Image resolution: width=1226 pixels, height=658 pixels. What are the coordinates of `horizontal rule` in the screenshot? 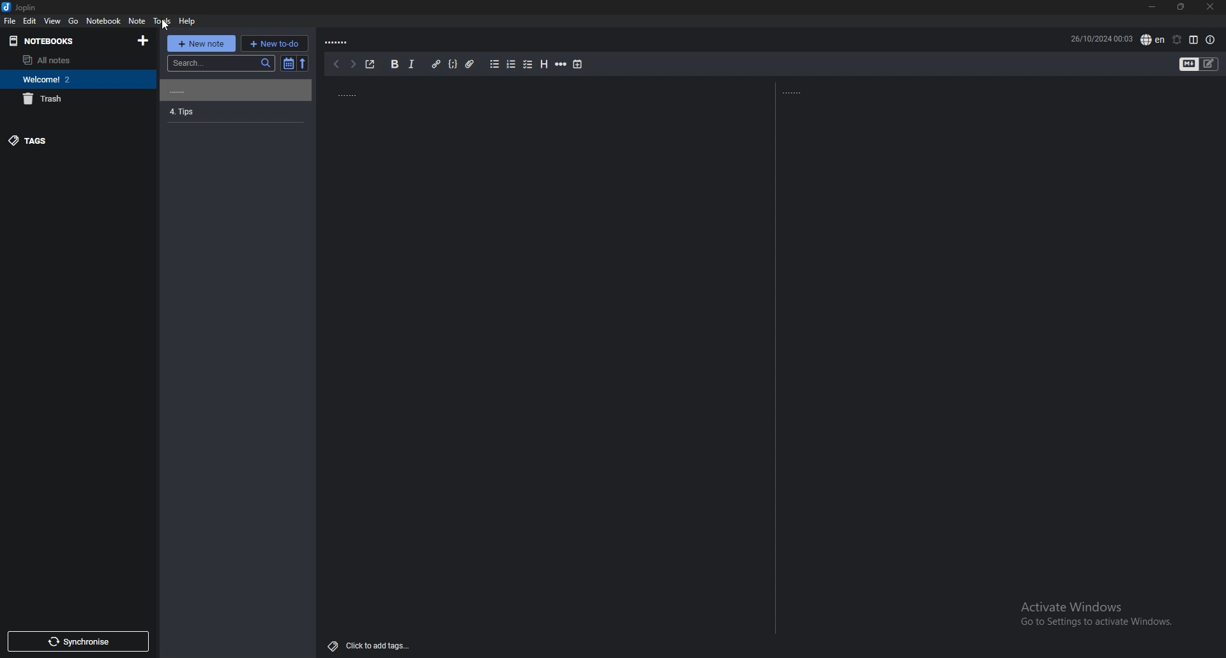 It's located at (561, 65).